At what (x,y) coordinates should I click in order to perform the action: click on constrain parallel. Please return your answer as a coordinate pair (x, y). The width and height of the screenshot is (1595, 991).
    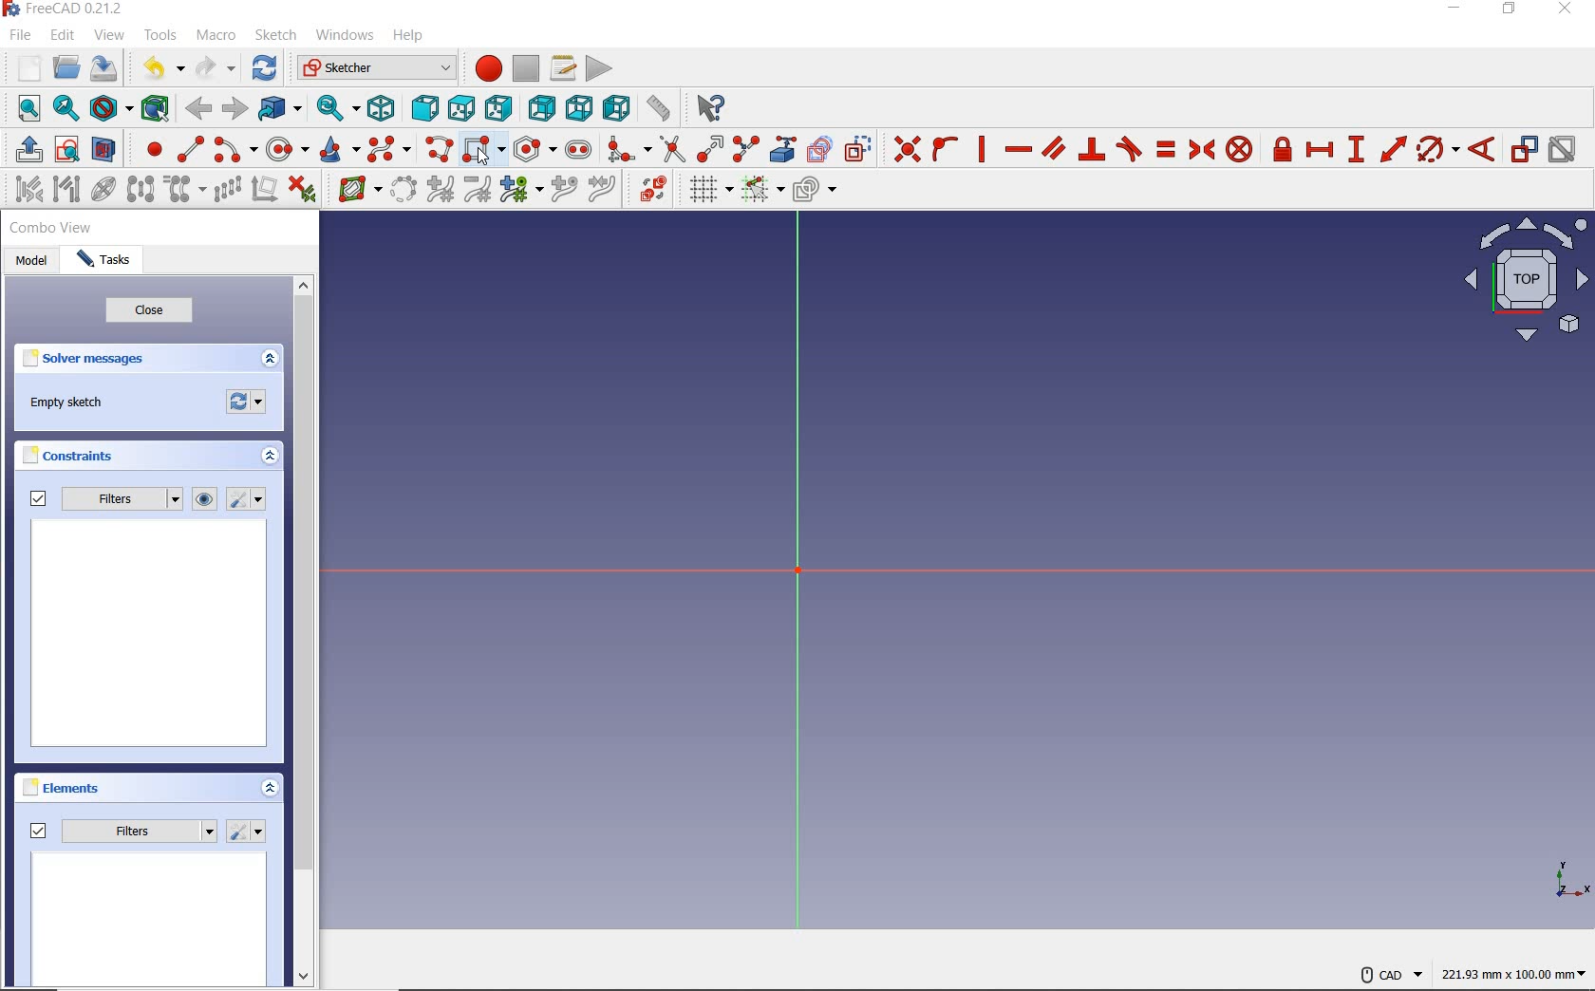
    Looking at the image, I should click on (1054, 148).